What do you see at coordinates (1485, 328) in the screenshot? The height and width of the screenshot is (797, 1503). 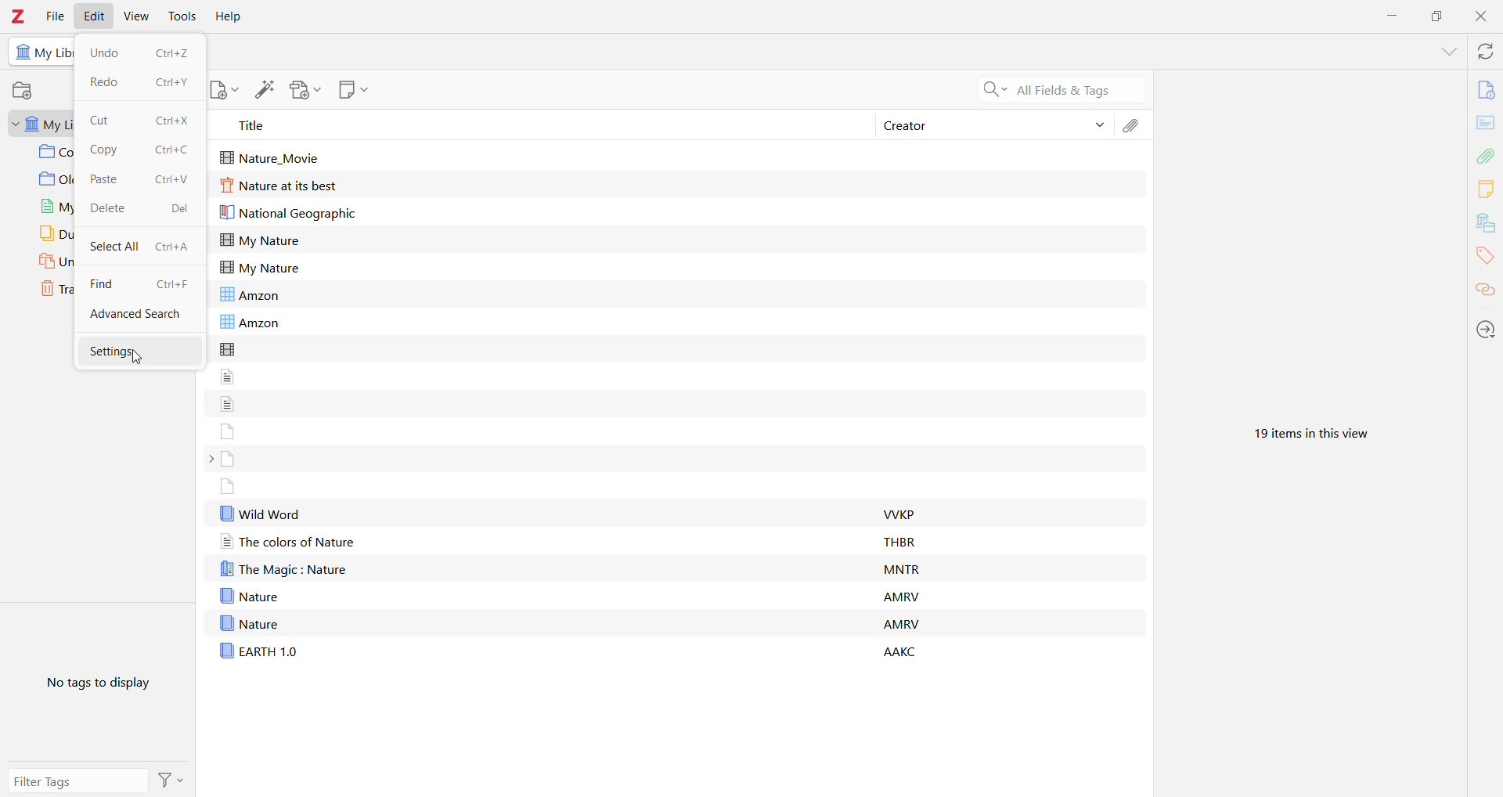 I see `Locate` at bounding box center [1485, 328].